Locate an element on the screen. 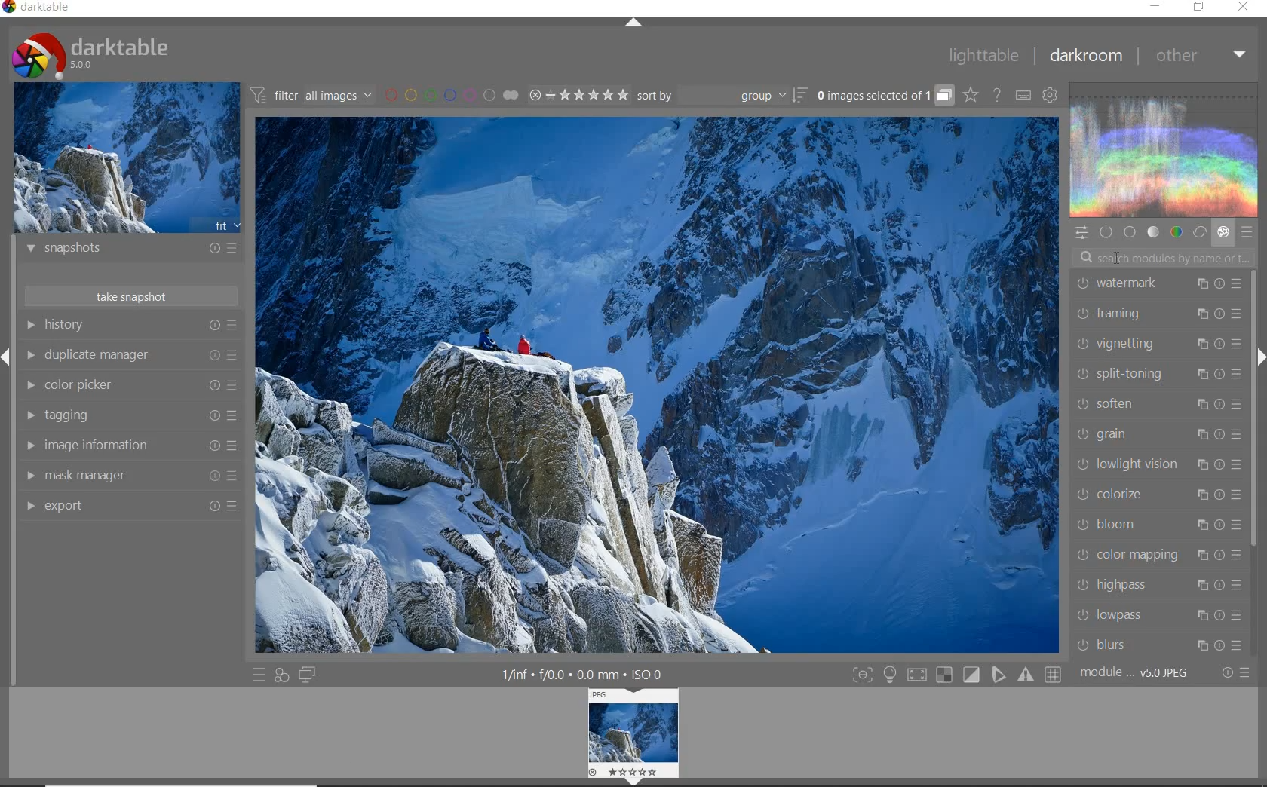  highpass is located at coordinates (1159, 586).